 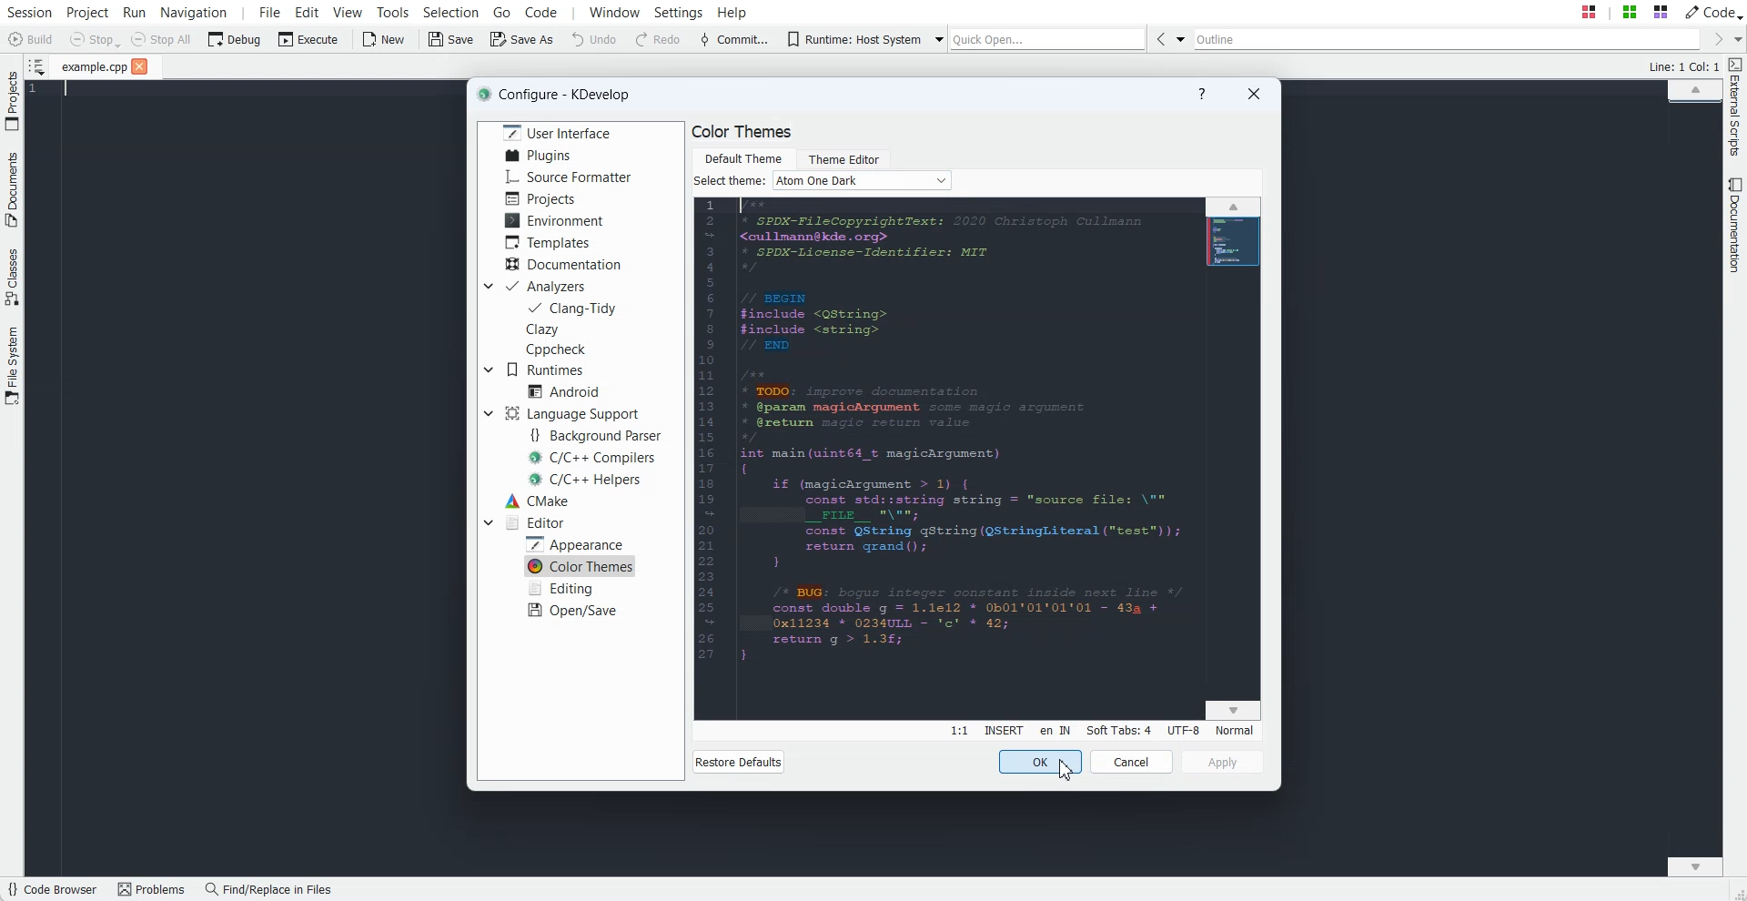 I want to click on Drop down box, so click(x=488, y=413).